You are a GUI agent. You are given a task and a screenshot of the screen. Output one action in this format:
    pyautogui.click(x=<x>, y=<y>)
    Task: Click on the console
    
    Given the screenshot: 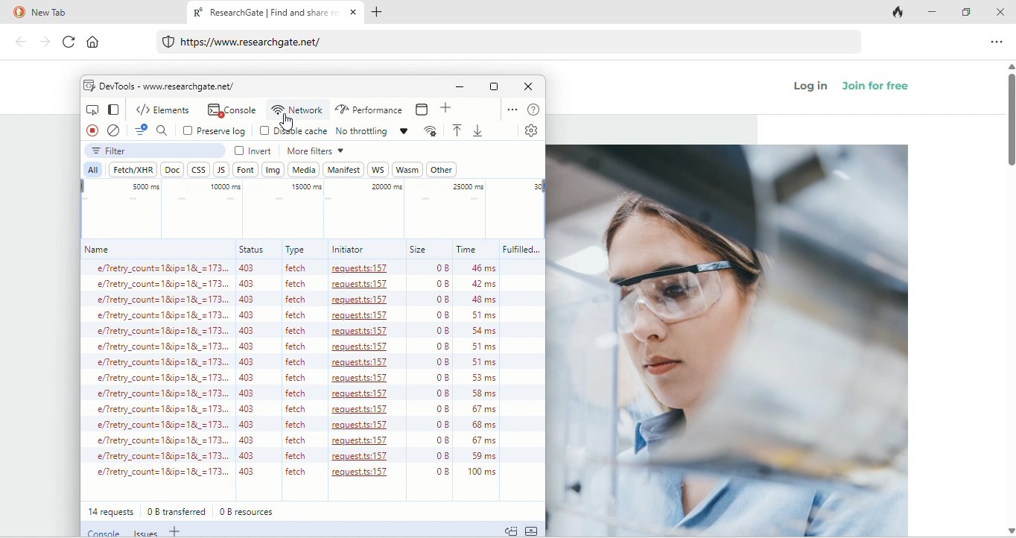 What is the action you would take?
    pyautogui.click(x=231, y=110)
    